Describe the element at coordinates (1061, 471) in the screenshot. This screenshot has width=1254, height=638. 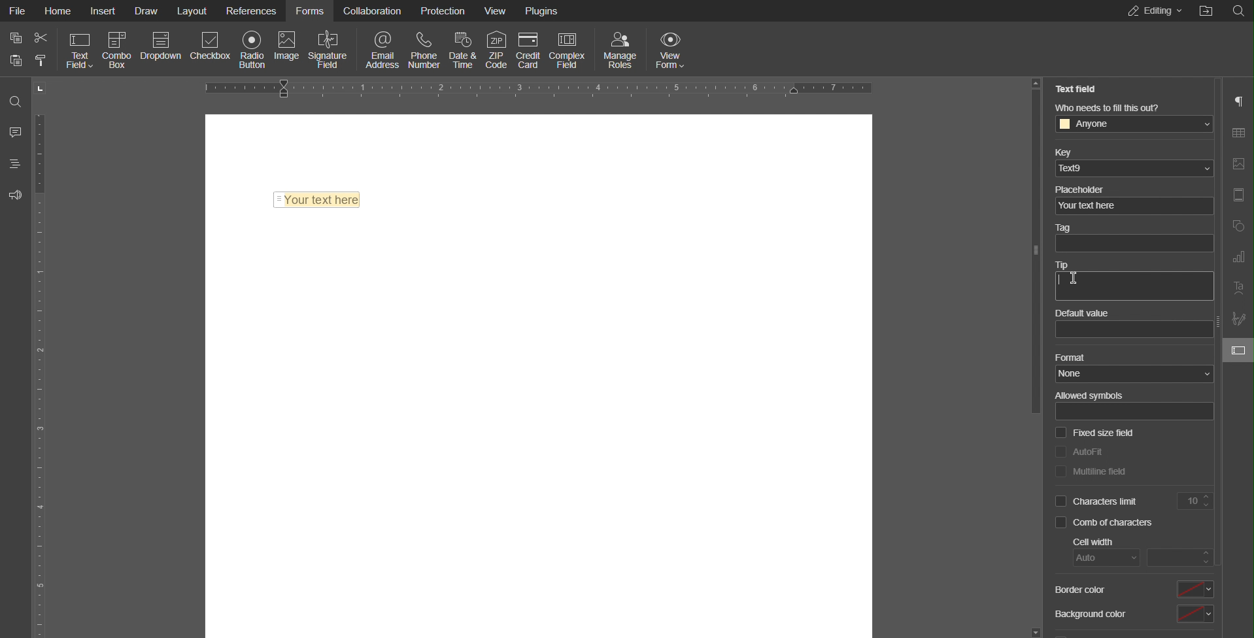
I see `checkbox` at that location.